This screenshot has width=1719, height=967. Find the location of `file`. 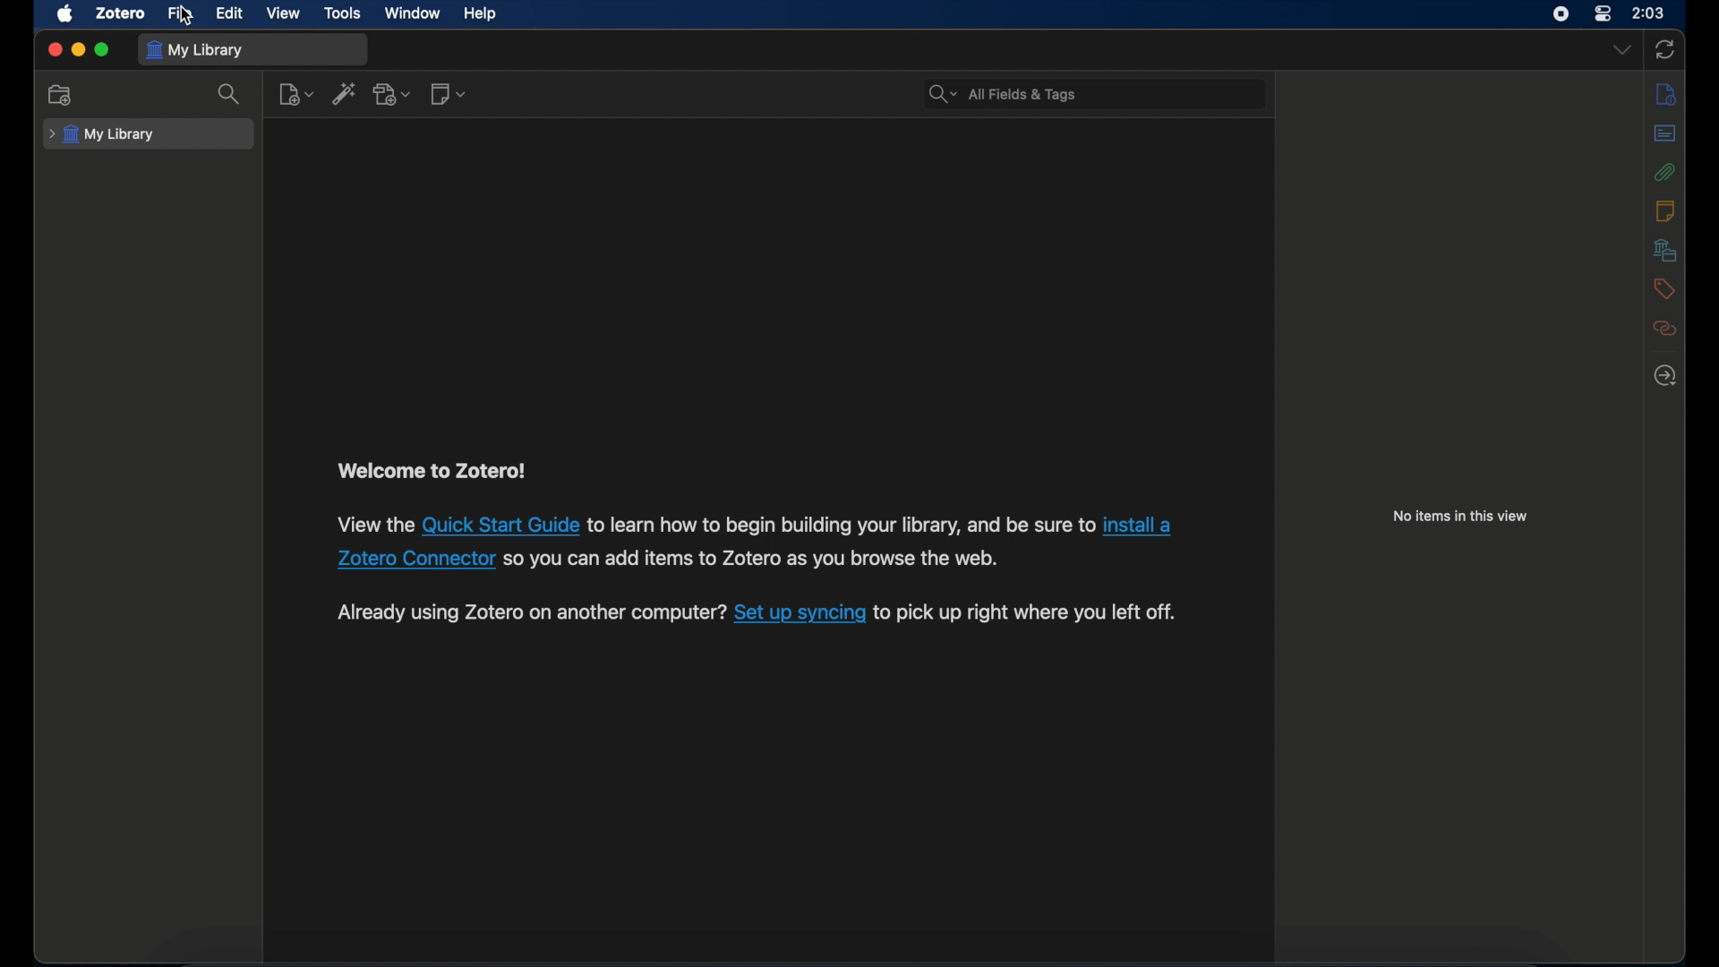

file is located at coordinates (179, 13).